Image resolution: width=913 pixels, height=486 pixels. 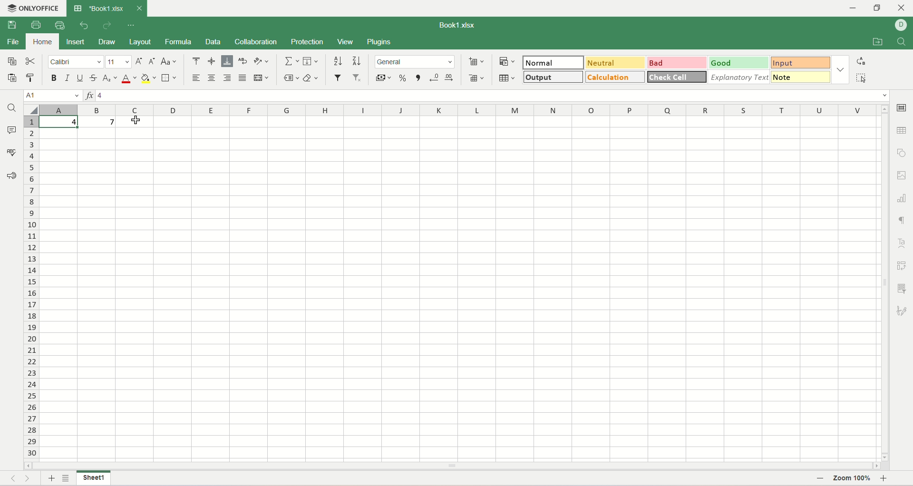 What do you see at coordinates (677, 62) in the screenshot?
I see `bad` at bounding box center [677, 62].